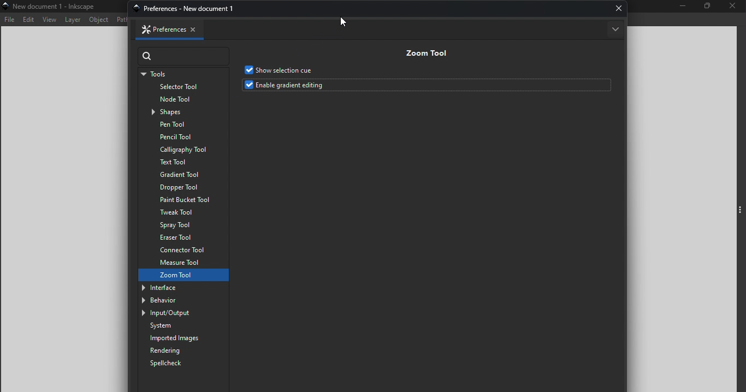  Describe the element at coordinates (189, 199) in the screenshot. I see `Paint bucket tool` at that location.